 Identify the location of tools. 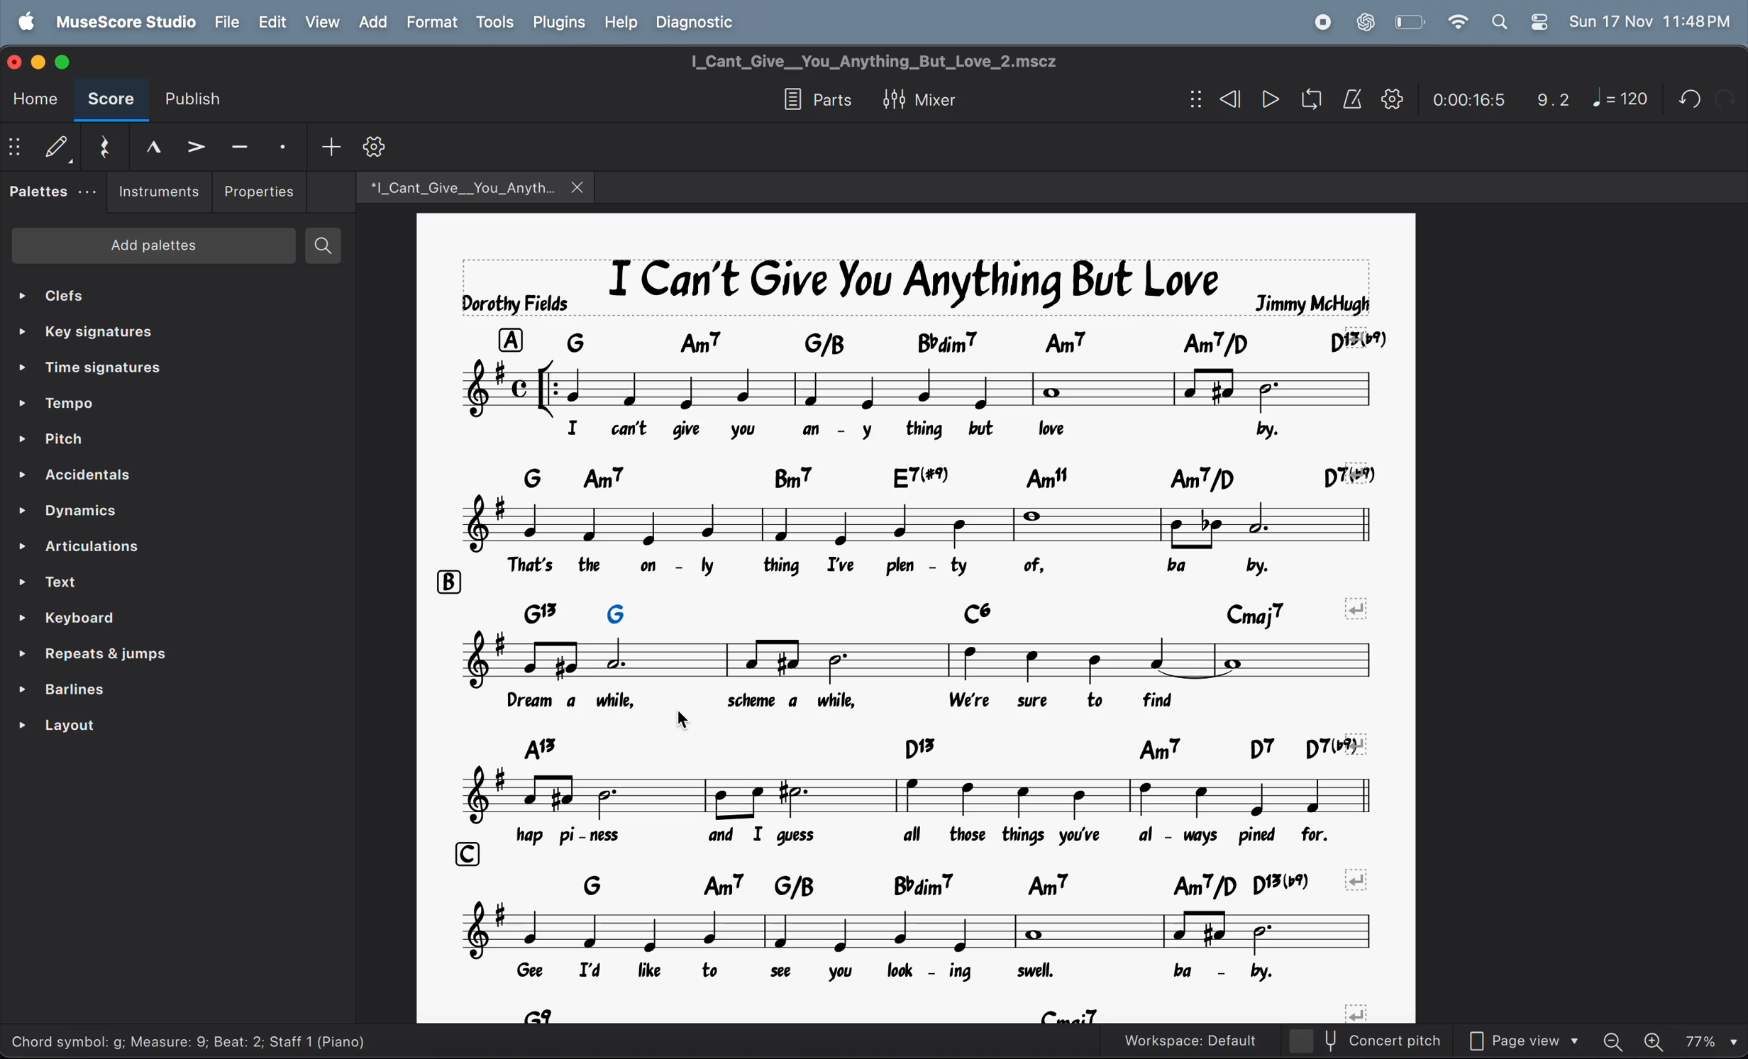
(494, 22).